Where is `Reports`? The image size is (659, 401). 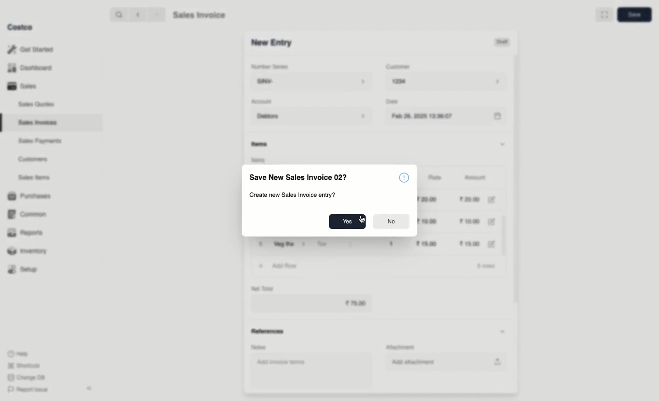 Reports is located at coordinates (26, 233).